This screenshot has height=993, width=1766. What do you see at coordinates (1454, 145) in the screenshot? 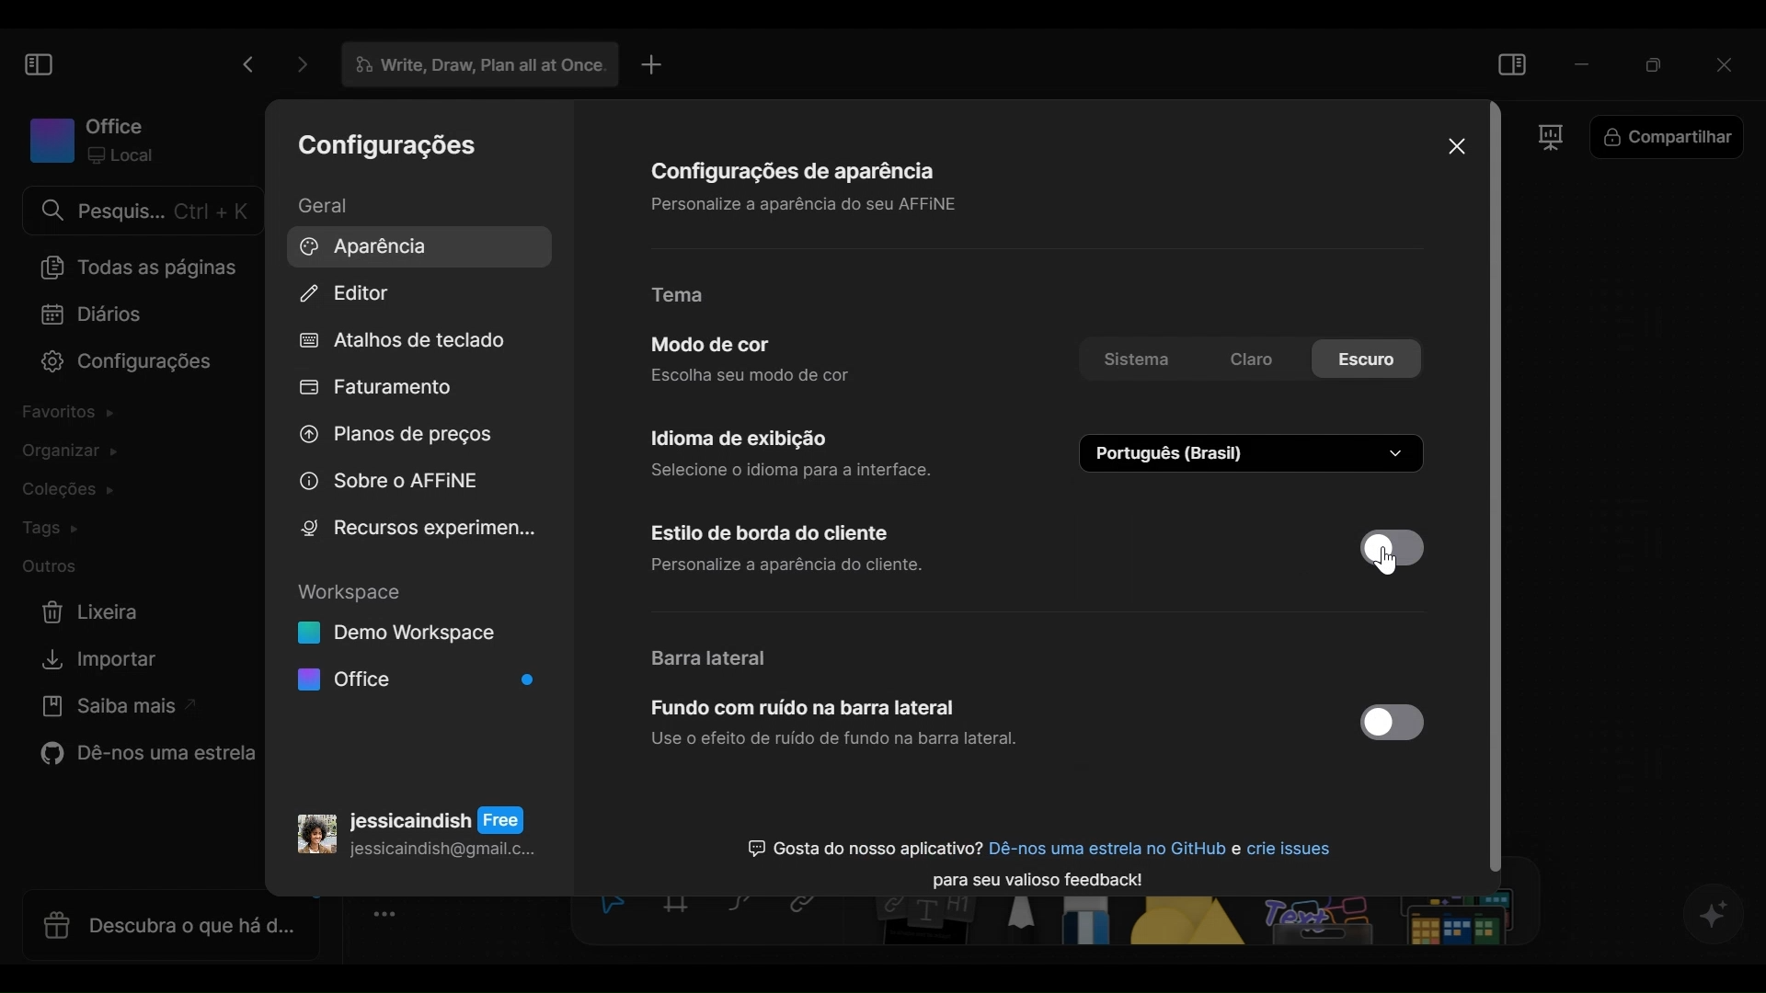
I see `Close` at bounding box center [1454, 145].